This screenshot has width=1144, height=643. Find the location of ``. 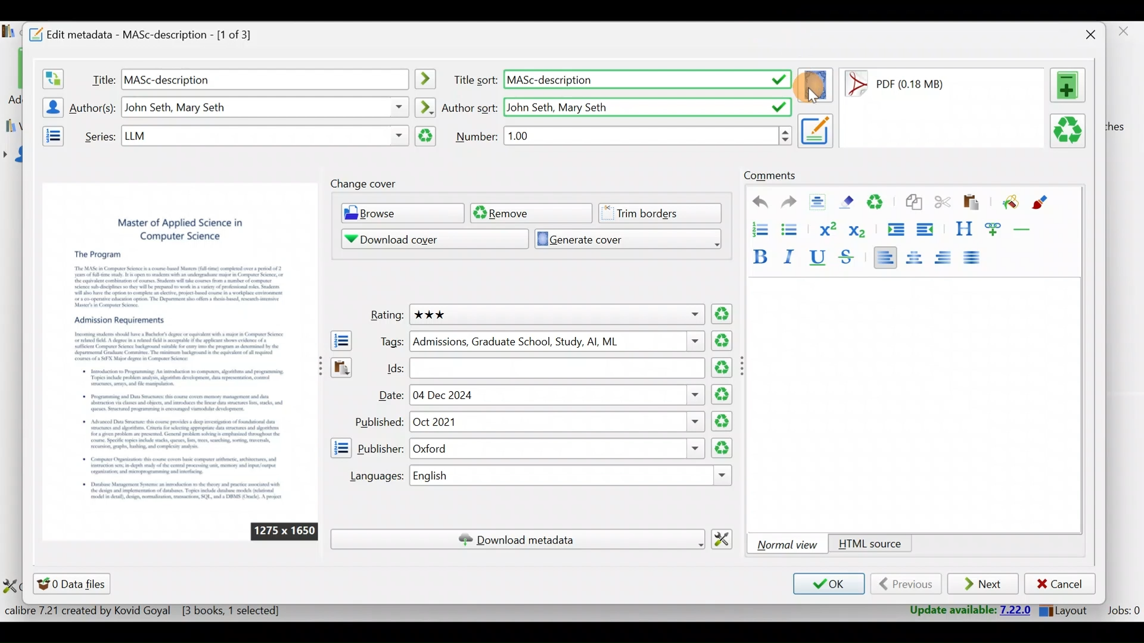

 is located at coordinates (559, 395).